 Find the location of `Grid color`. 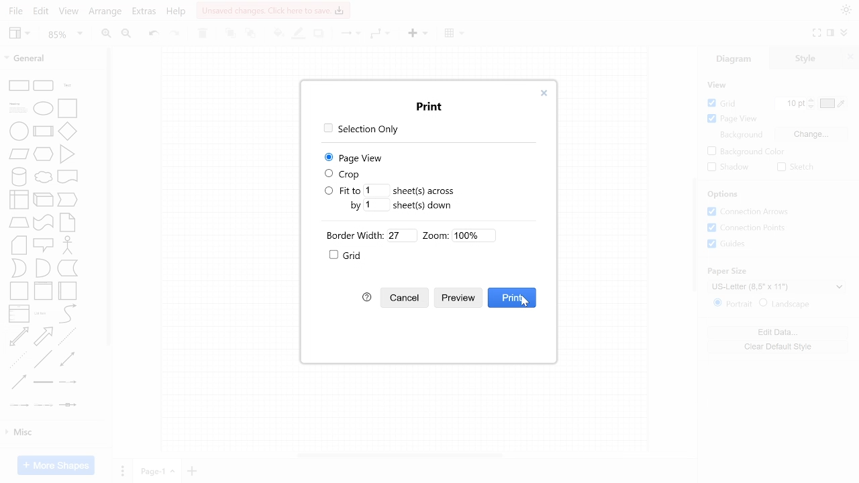

Grid color is located at coordinates (832, 103).